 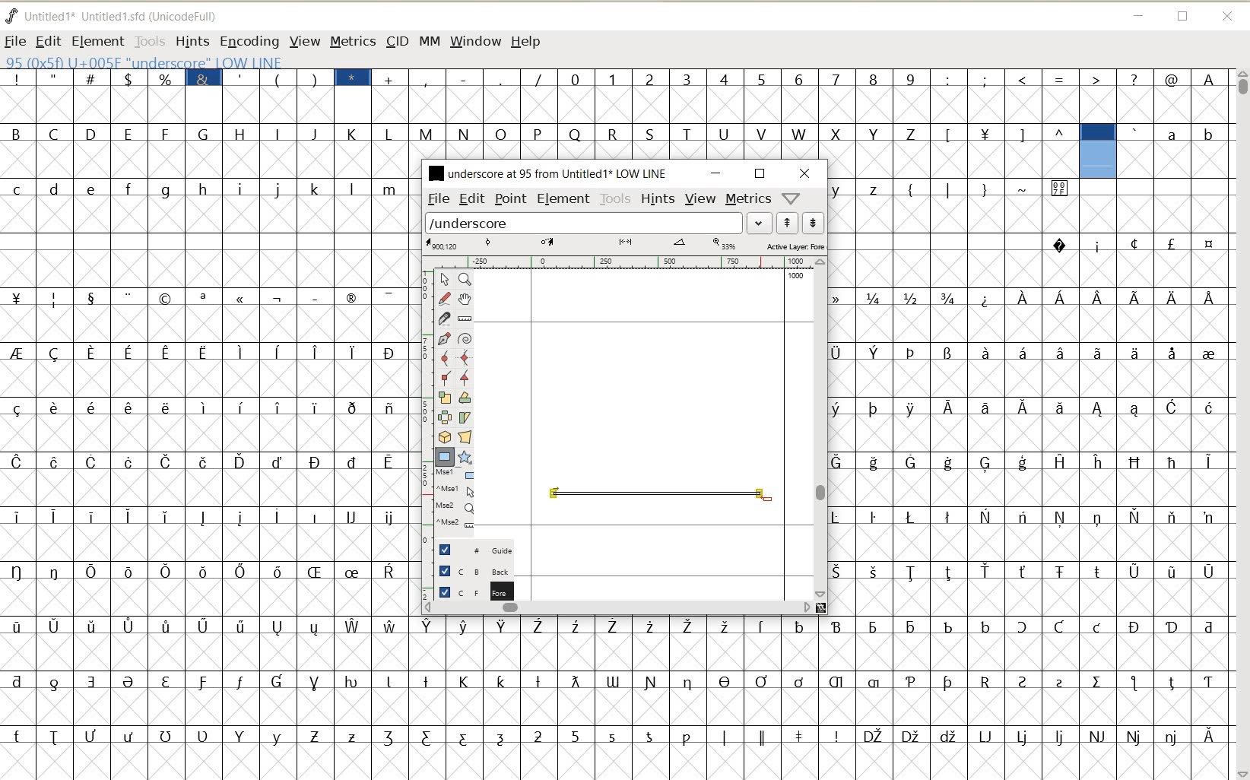 I want to click on GLYPHY CHARACTERS, so click(x=206, y=414).